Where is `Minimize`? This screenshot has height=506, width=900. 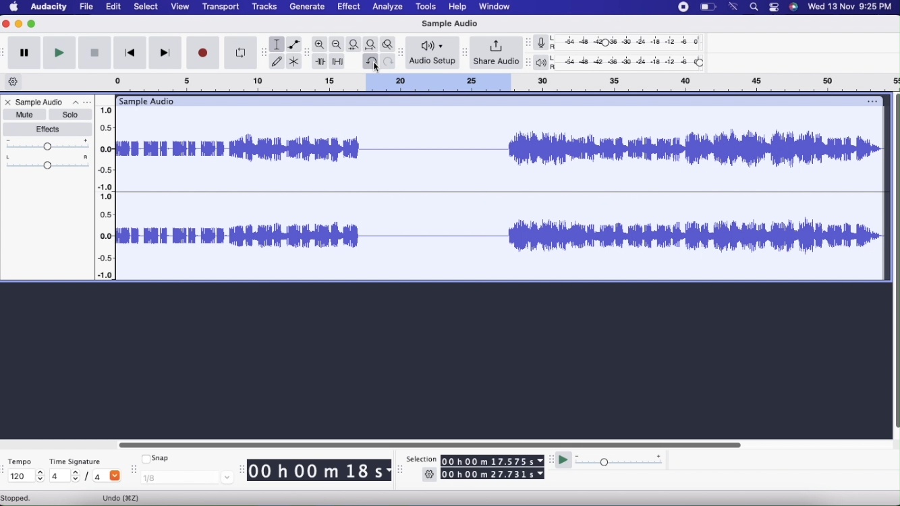 Minimize is located at coordinates (20, 24).